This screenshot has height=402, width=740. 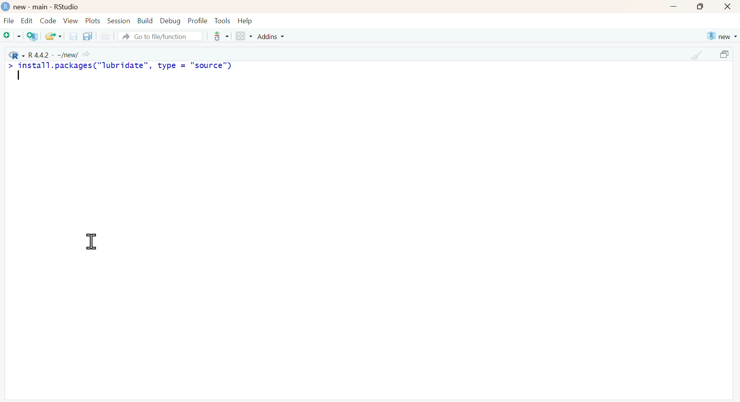 What do you see at coordinates (9, 22) in the screenshot?
I see `File` at bounding box center [9, 22].